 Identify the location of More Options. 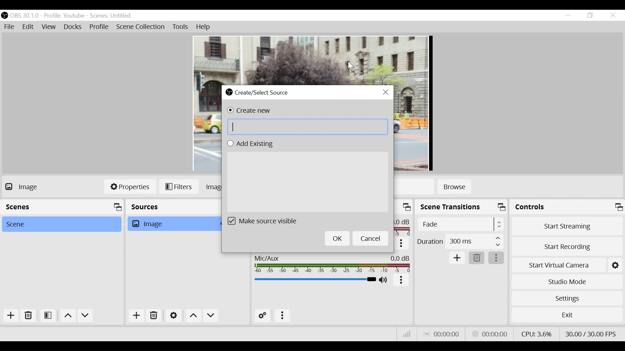
(402, 281).